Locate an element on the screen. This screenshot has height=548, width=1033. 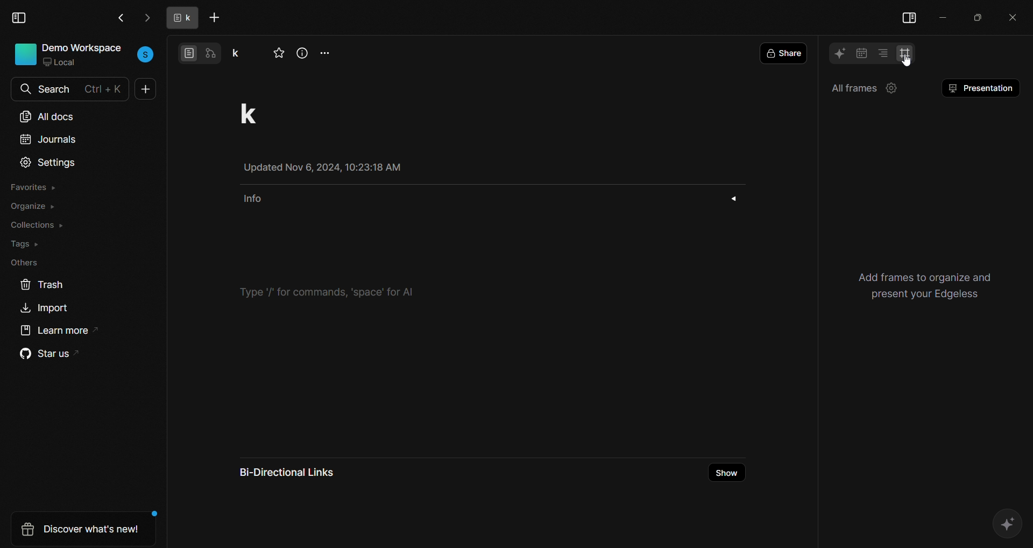
show is located at coordinates (727, 473).